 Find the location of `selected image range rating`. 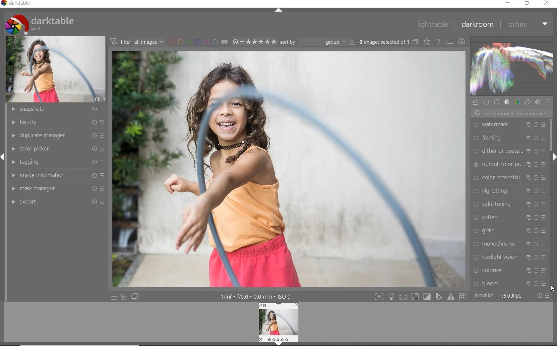

selected image range rating is located at coordinates (254, 41).